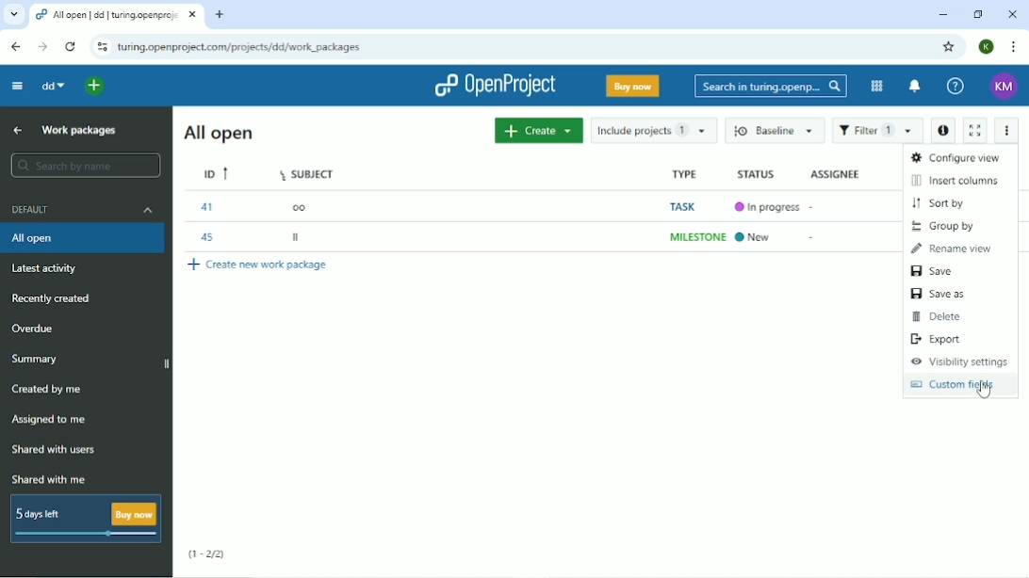 This screenshot has height=578, width=1029. Describe the element at coordinates (209, 238) in the screenshot. I see `45` at that location.